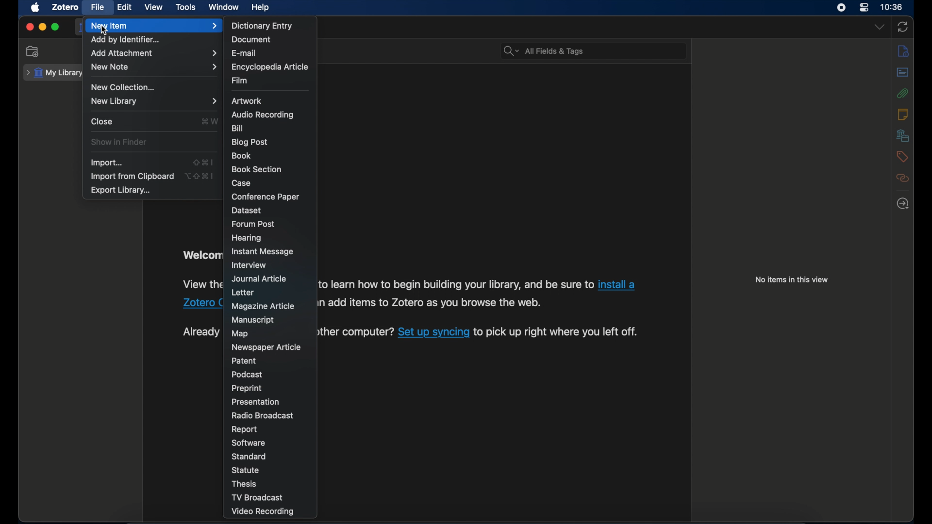 The width and height of the screenshot is (932, 524). Describe the element at coordinates (155, 101) in the screenshot. I see `new library` at that location.